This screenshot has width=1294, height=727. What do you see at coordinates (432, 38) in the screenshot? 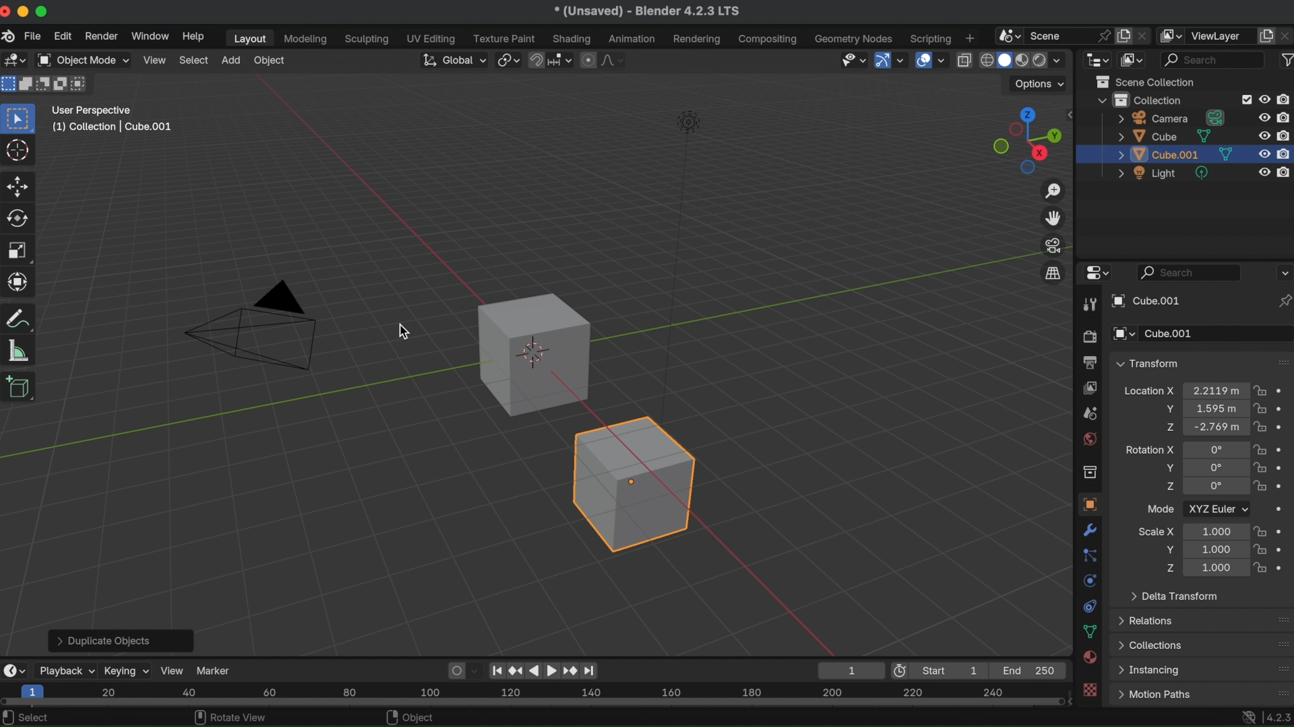
I see `UV editing` at bounding box center [432, 38].